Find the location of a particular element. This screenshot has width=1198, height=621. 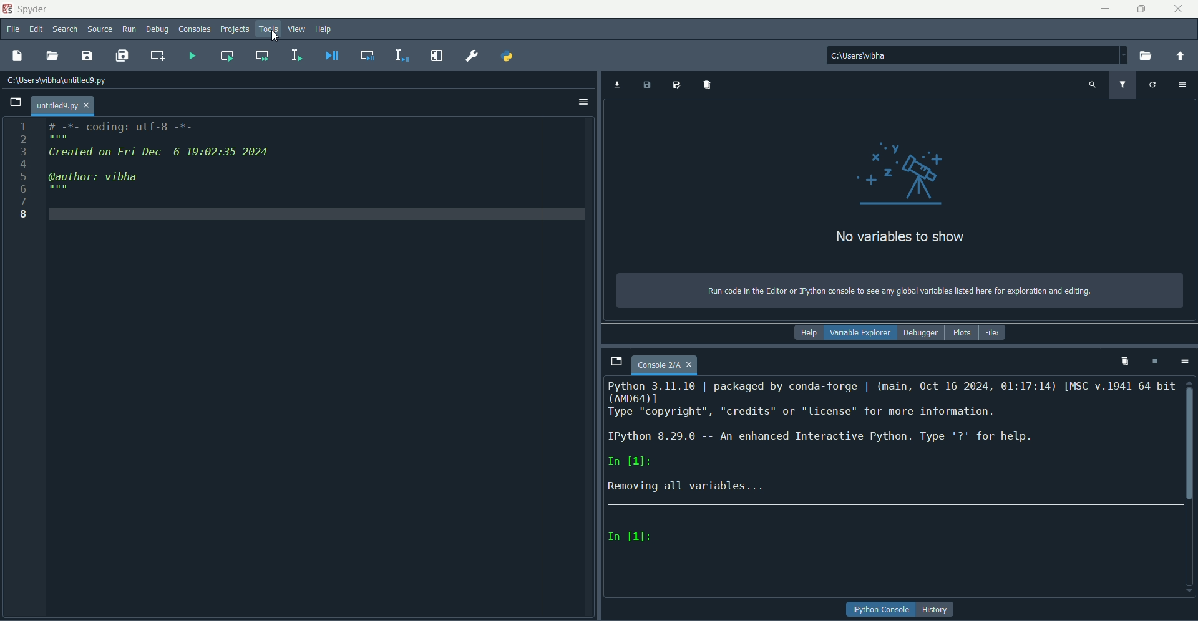

filter variable is located at coordinates (1122, 85).